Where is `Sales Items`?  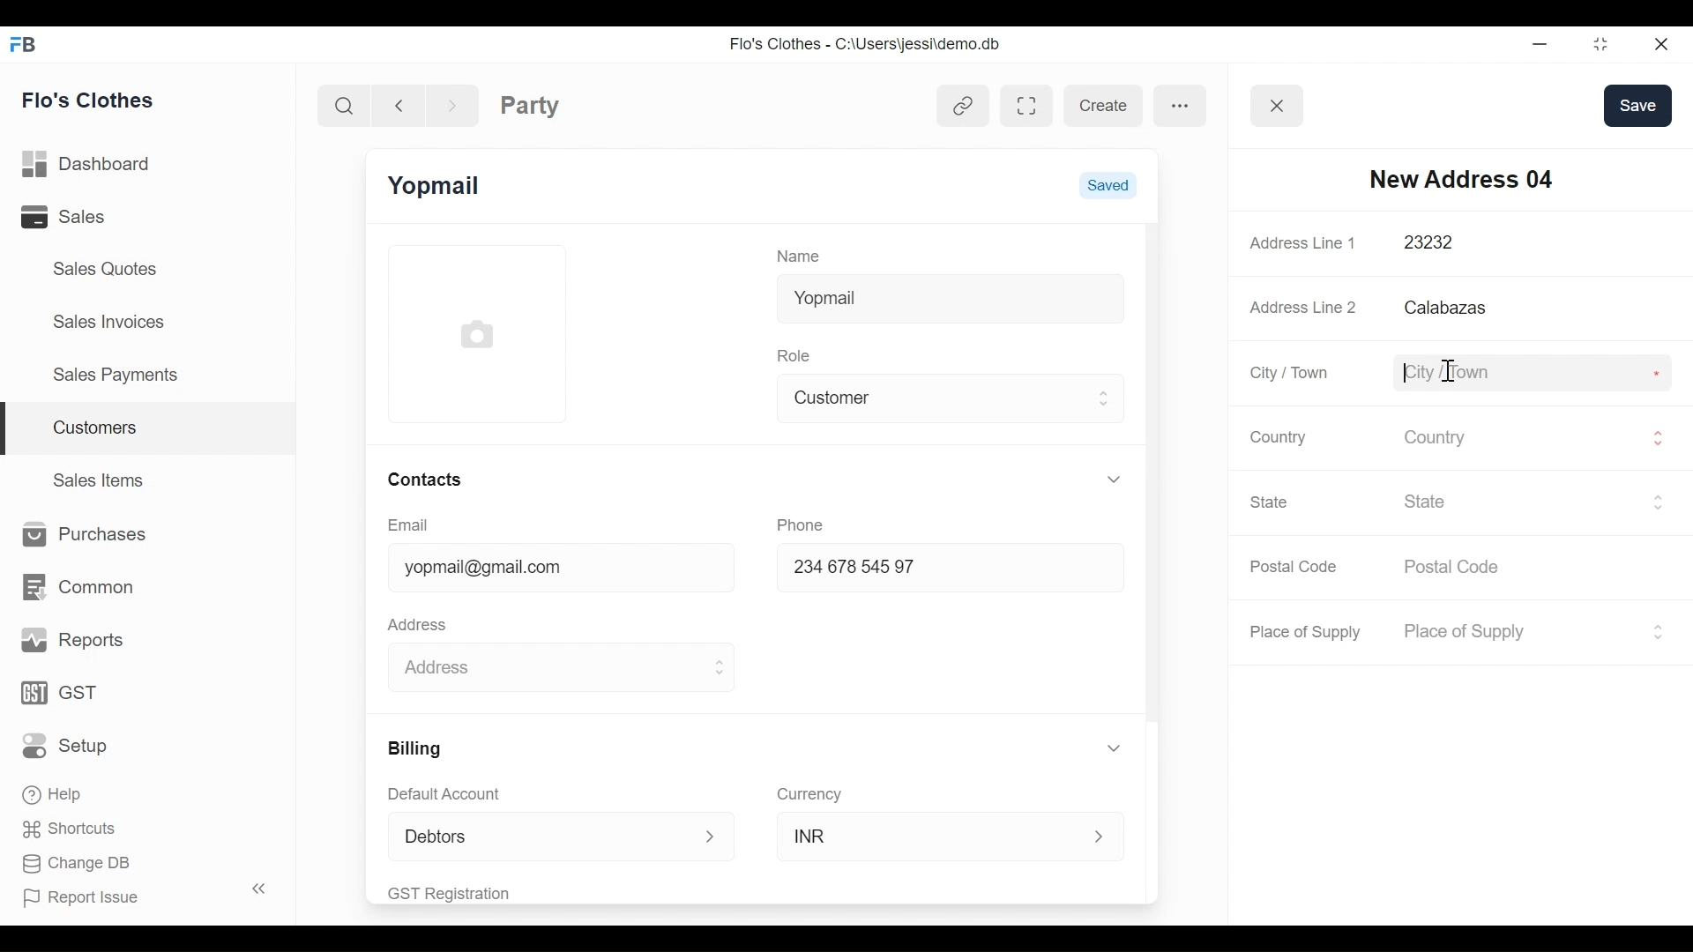 Sales Items is located at coordinates (101, 478).